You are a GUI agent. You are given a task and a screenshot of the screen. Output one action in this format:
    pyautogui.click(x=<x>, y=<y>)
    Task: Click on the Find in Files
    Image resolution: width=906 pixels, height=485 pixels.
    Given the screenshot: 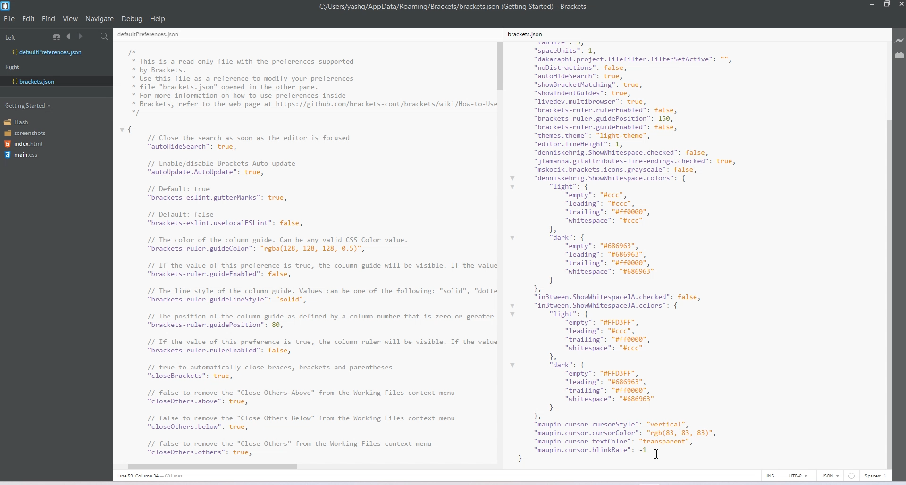 What is the action you would take?
    pyautogui.click(x=105, y=37)
    